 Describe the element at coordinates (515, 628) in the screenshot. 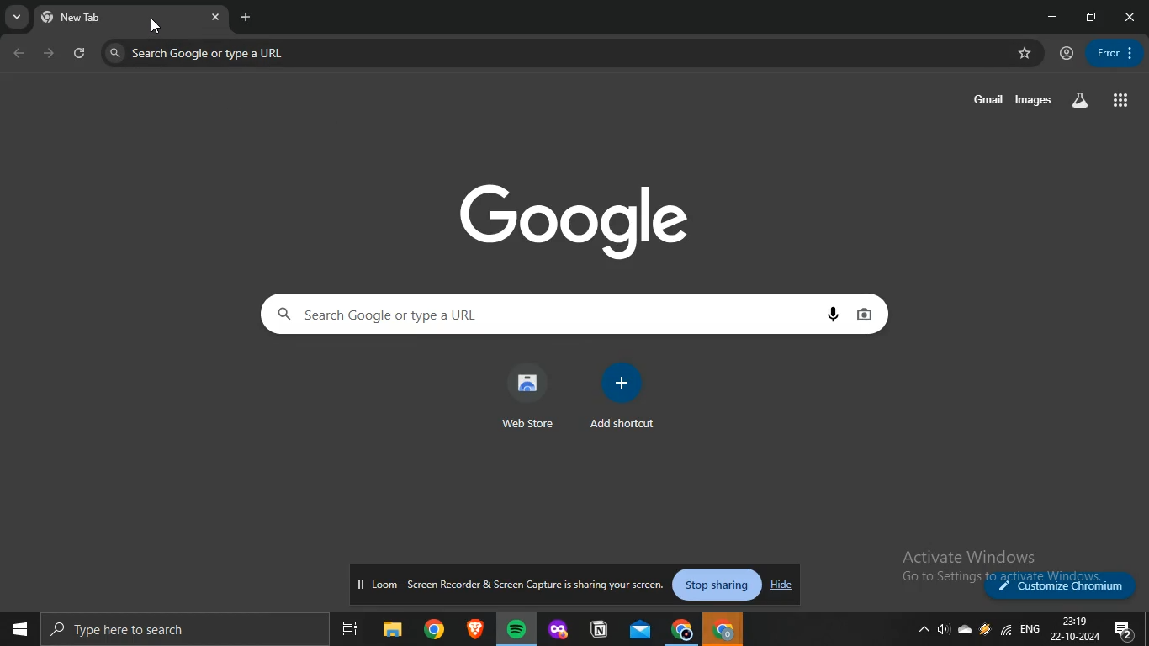

I see `spotify` at that location.